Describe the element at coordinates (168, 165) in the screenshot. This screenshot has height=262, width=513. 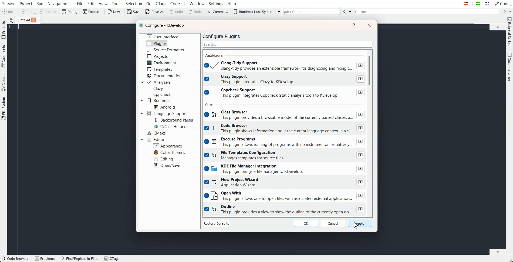
I see `Open/Save` at that location.